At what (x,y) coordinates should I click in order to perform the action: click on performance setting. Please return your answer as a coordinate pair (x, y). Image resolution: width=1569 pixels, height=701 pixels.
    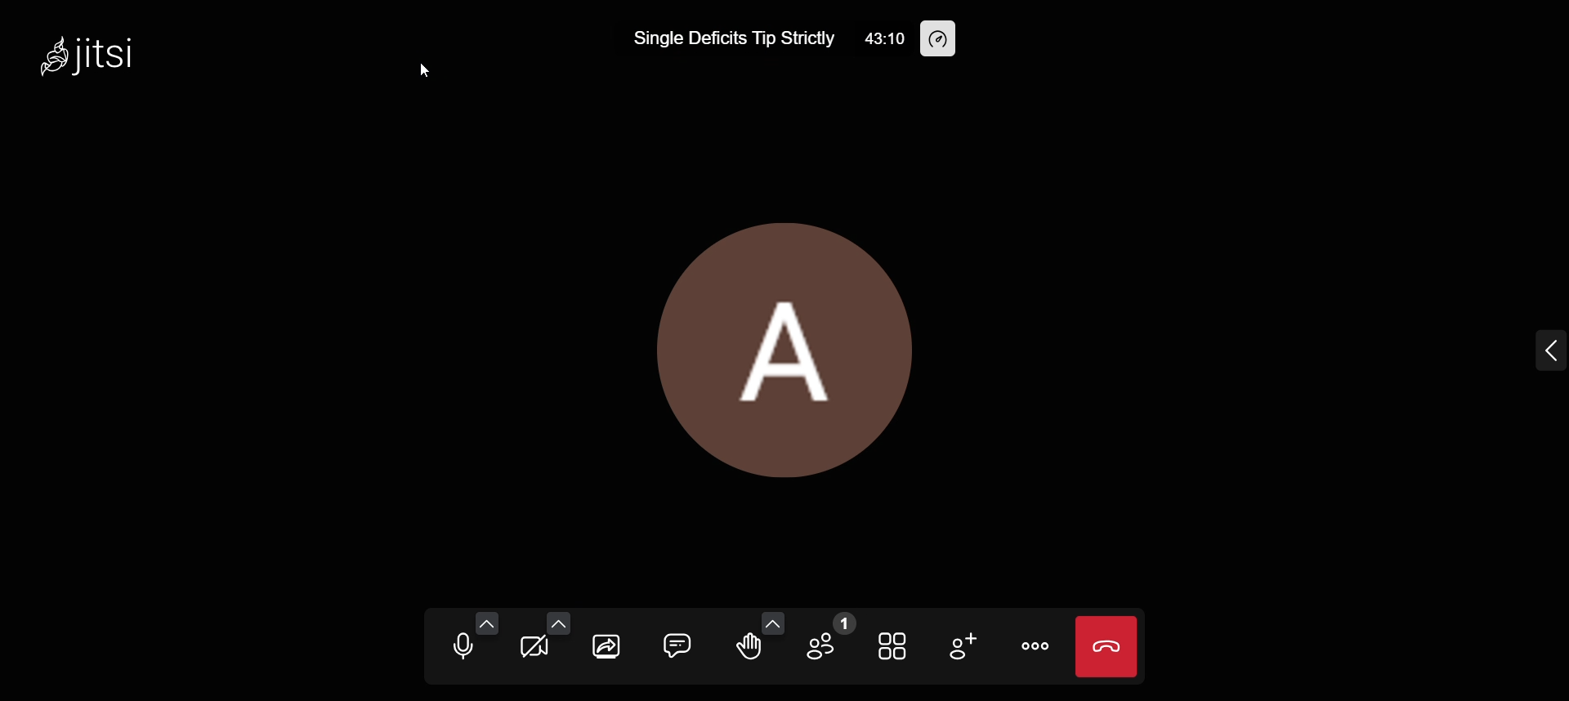
    Looking at the image, I should click on (942, 41).